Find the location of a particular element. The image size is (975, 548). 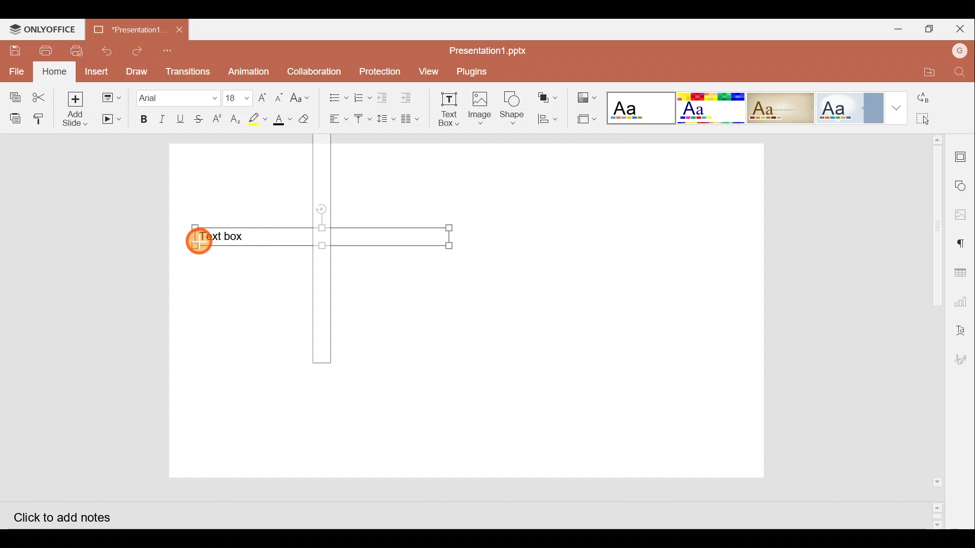

Replace is located at coordinates (934, 99).